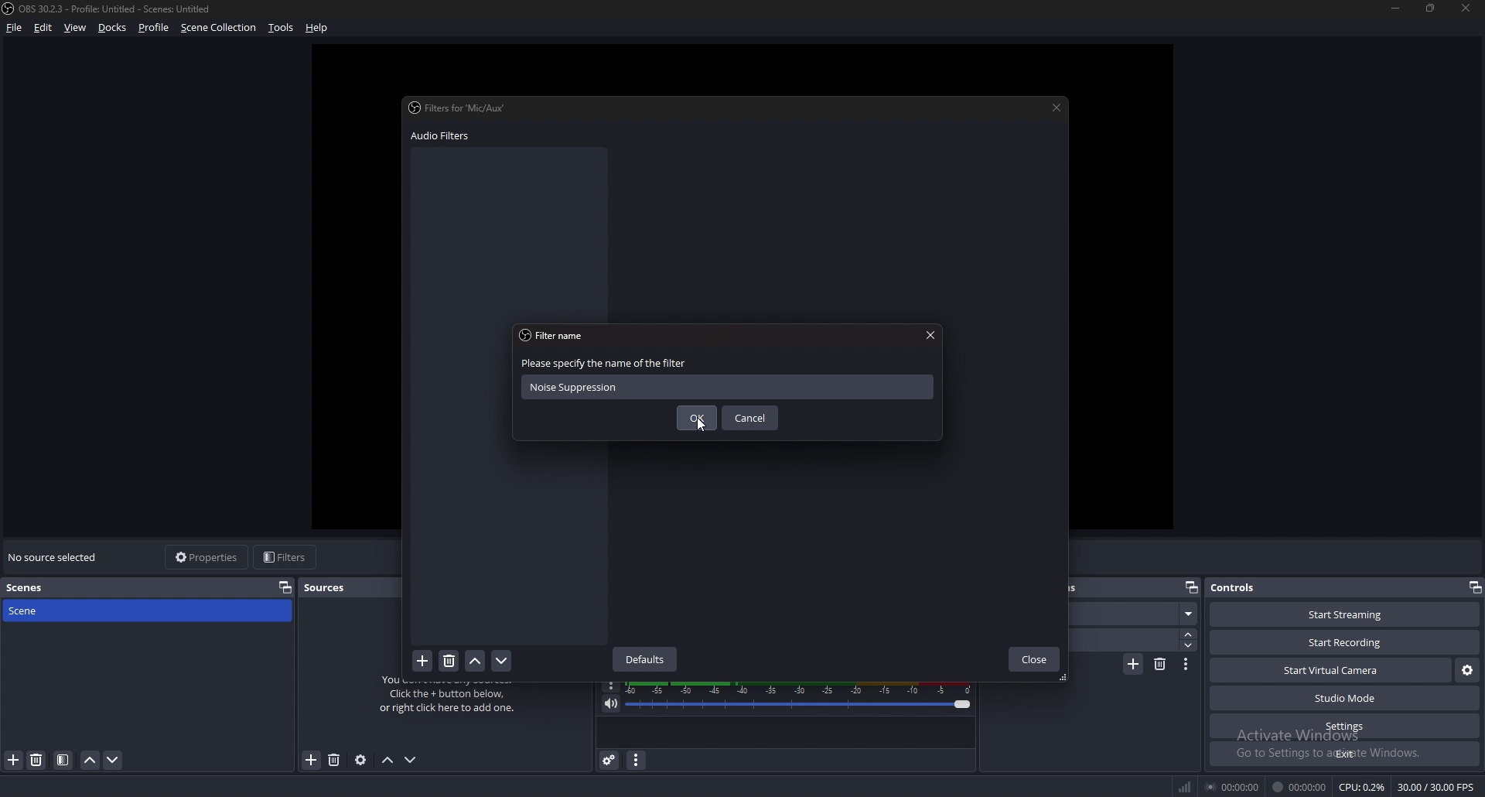  I want to click on filter name, so click(558, 335).